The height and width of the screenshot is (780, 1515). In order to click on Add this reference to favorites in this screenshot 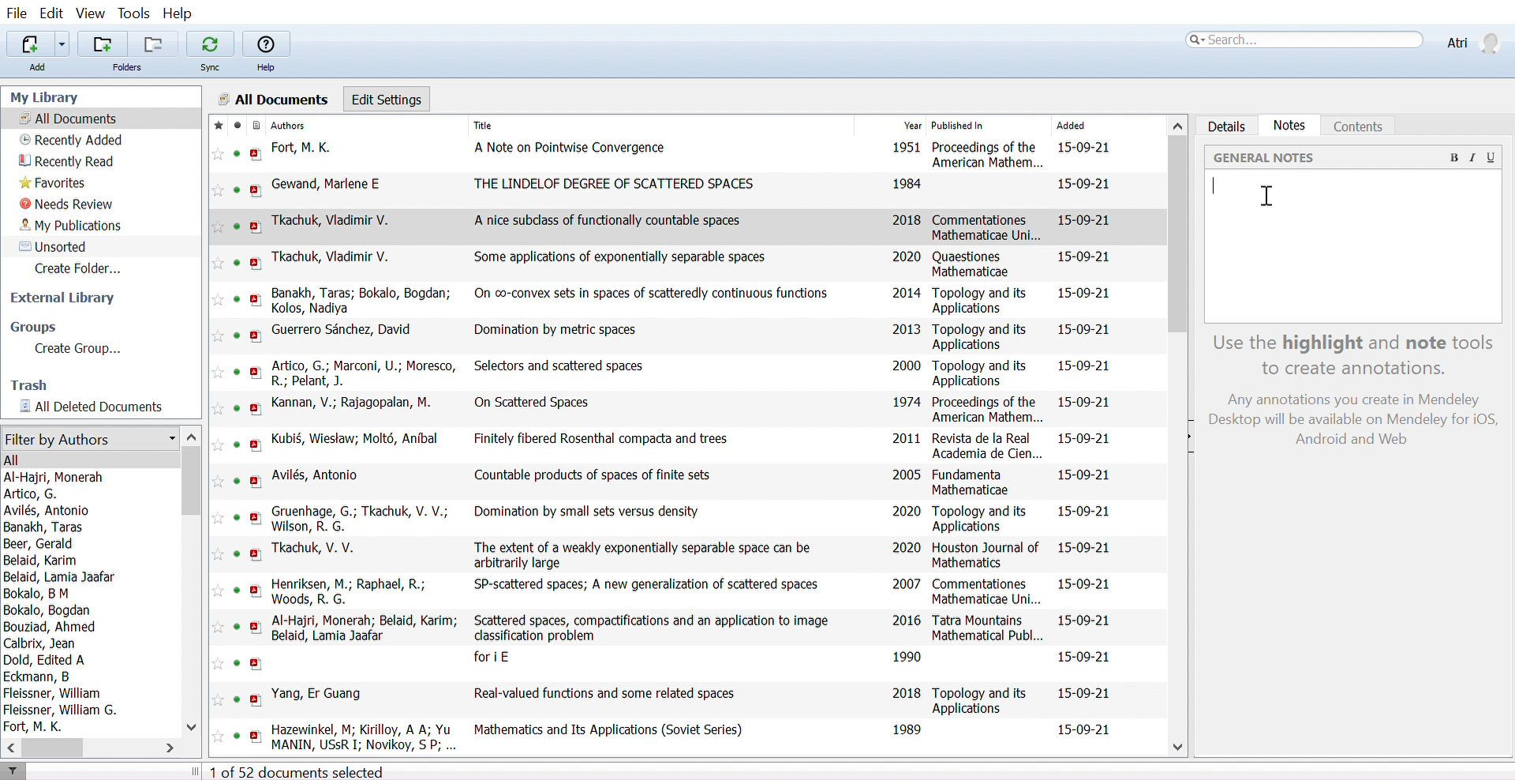, I will do `click(219, 190)`.